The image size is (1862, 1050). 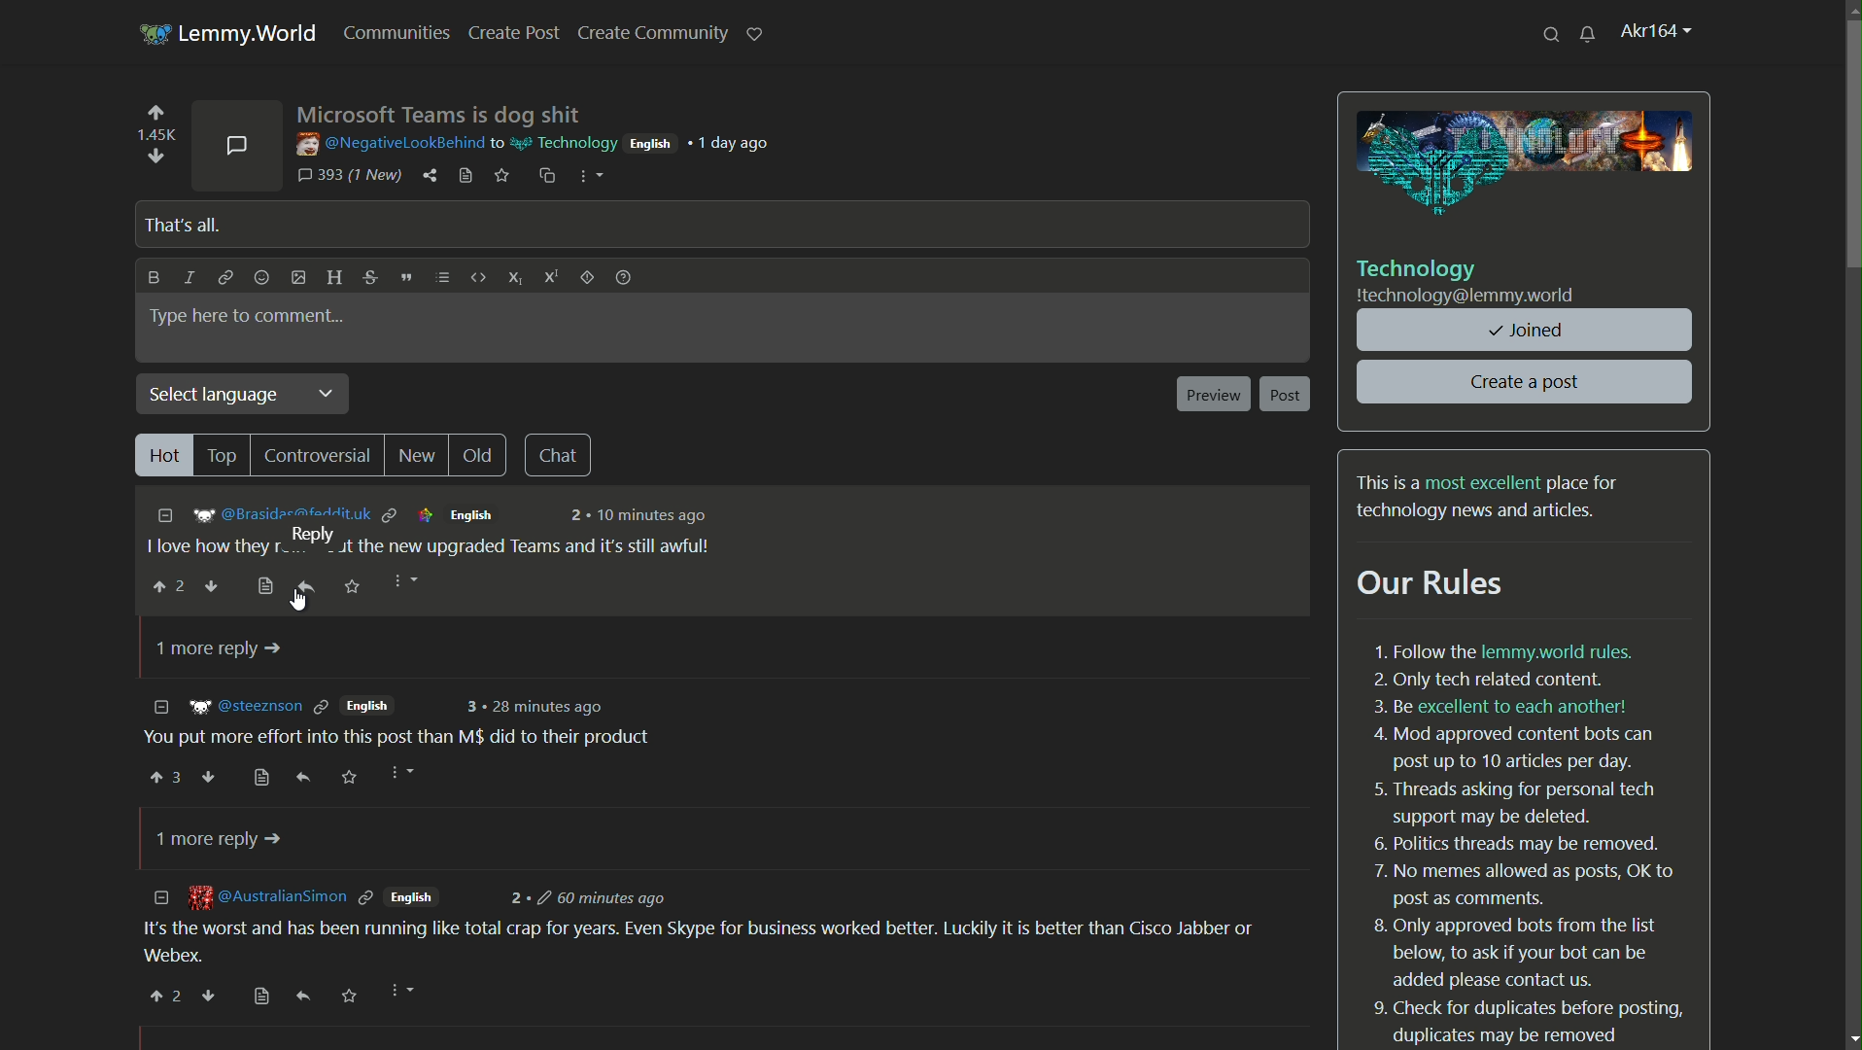 I want to click on subscript, so click(x=515, y=276).